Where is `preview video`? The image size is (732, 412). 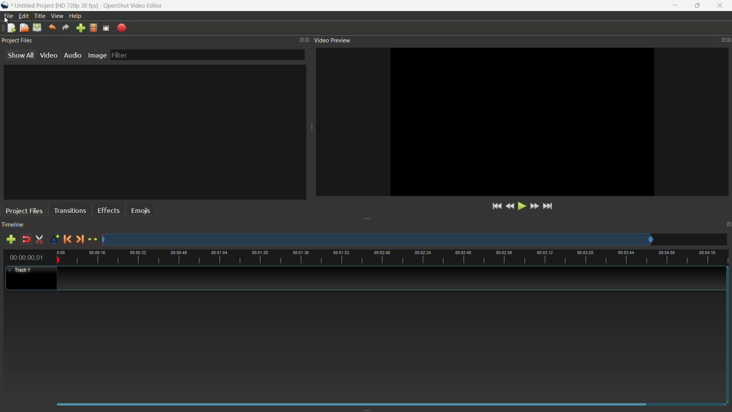 preview video is located at coordinates (523, 121).